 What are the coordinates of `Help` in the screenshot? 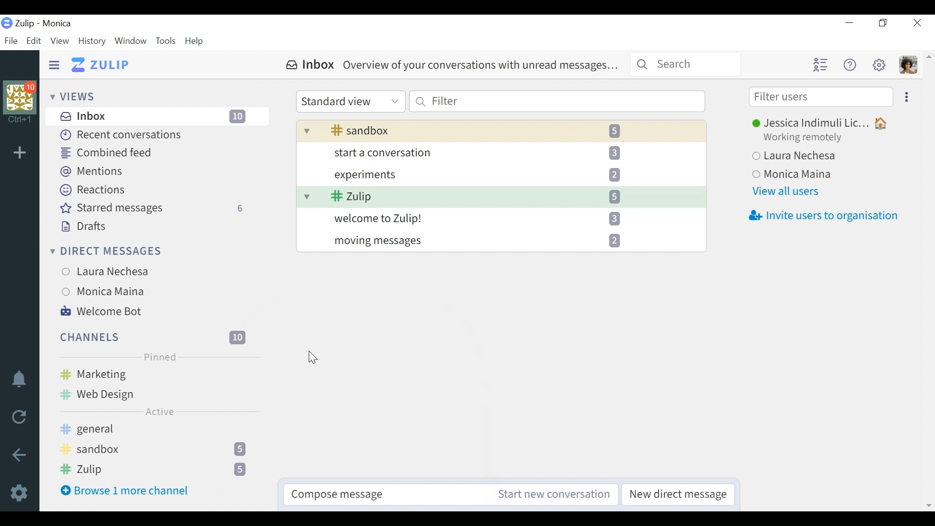 It's located at (195, 42).